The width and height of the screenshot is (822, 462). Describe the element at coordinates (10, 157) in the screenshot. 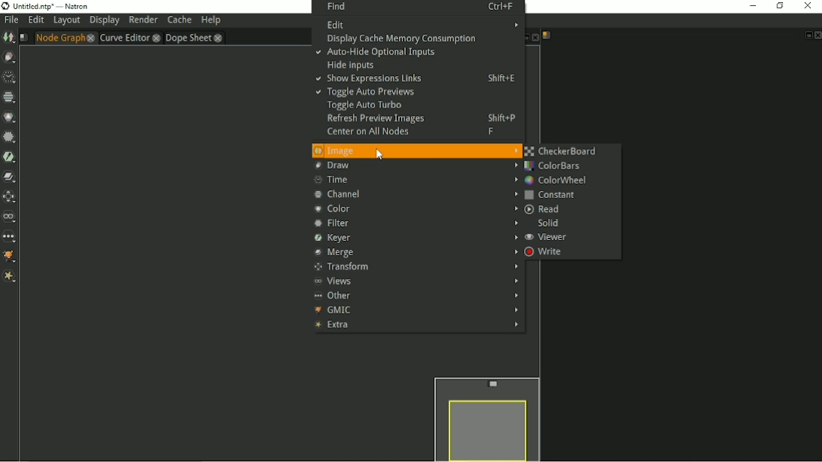

I see `Keyer` at that location.